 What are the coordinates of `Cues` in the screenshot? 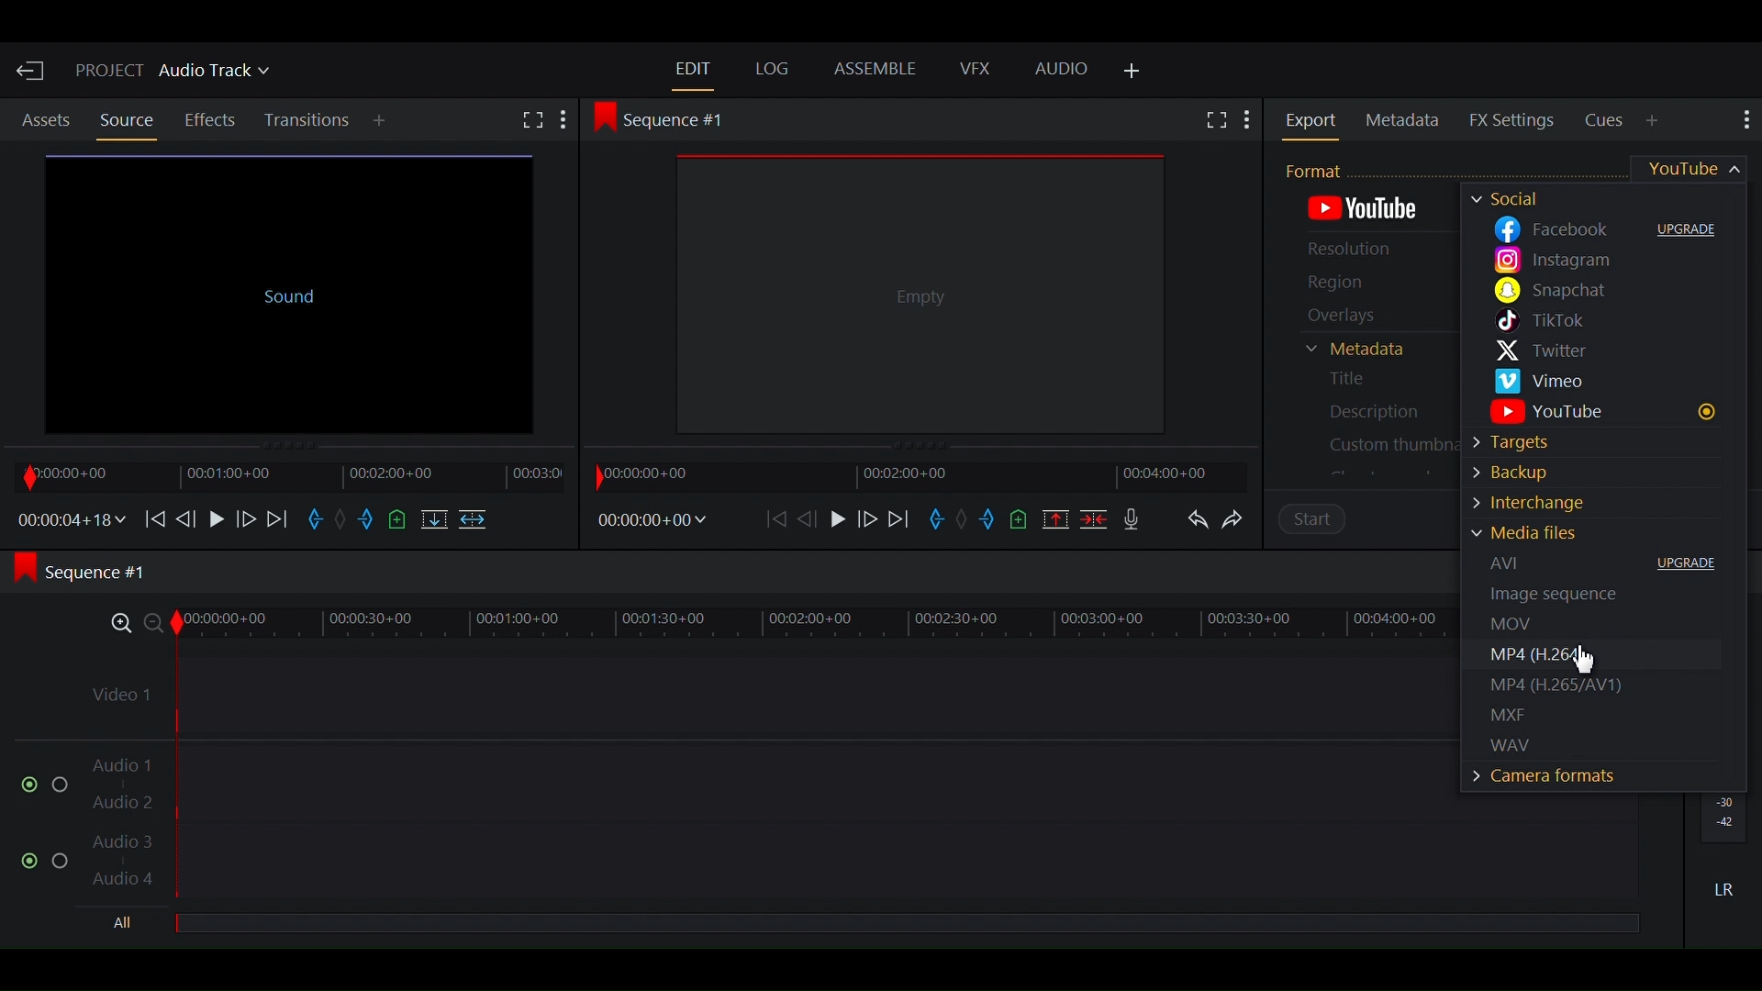 It's located at (1606, 121).